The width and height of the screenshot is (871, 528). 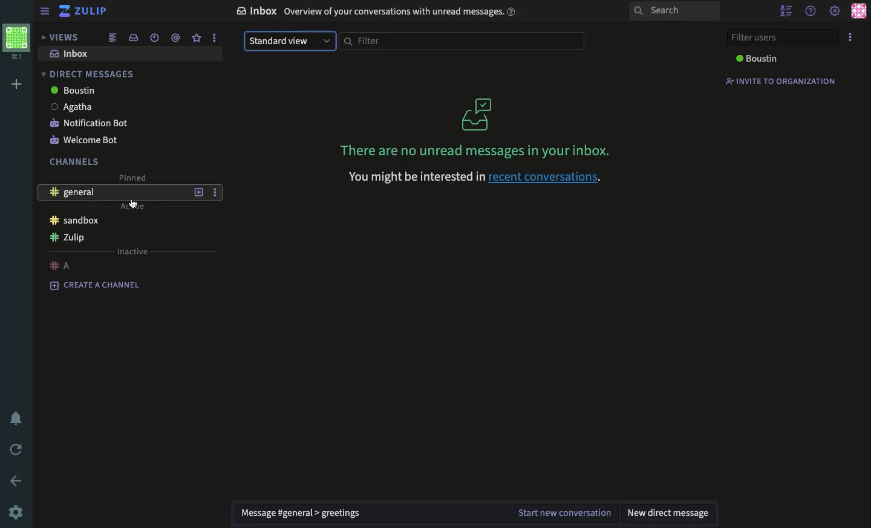 I want to click on a, so click(x=61, y=264).